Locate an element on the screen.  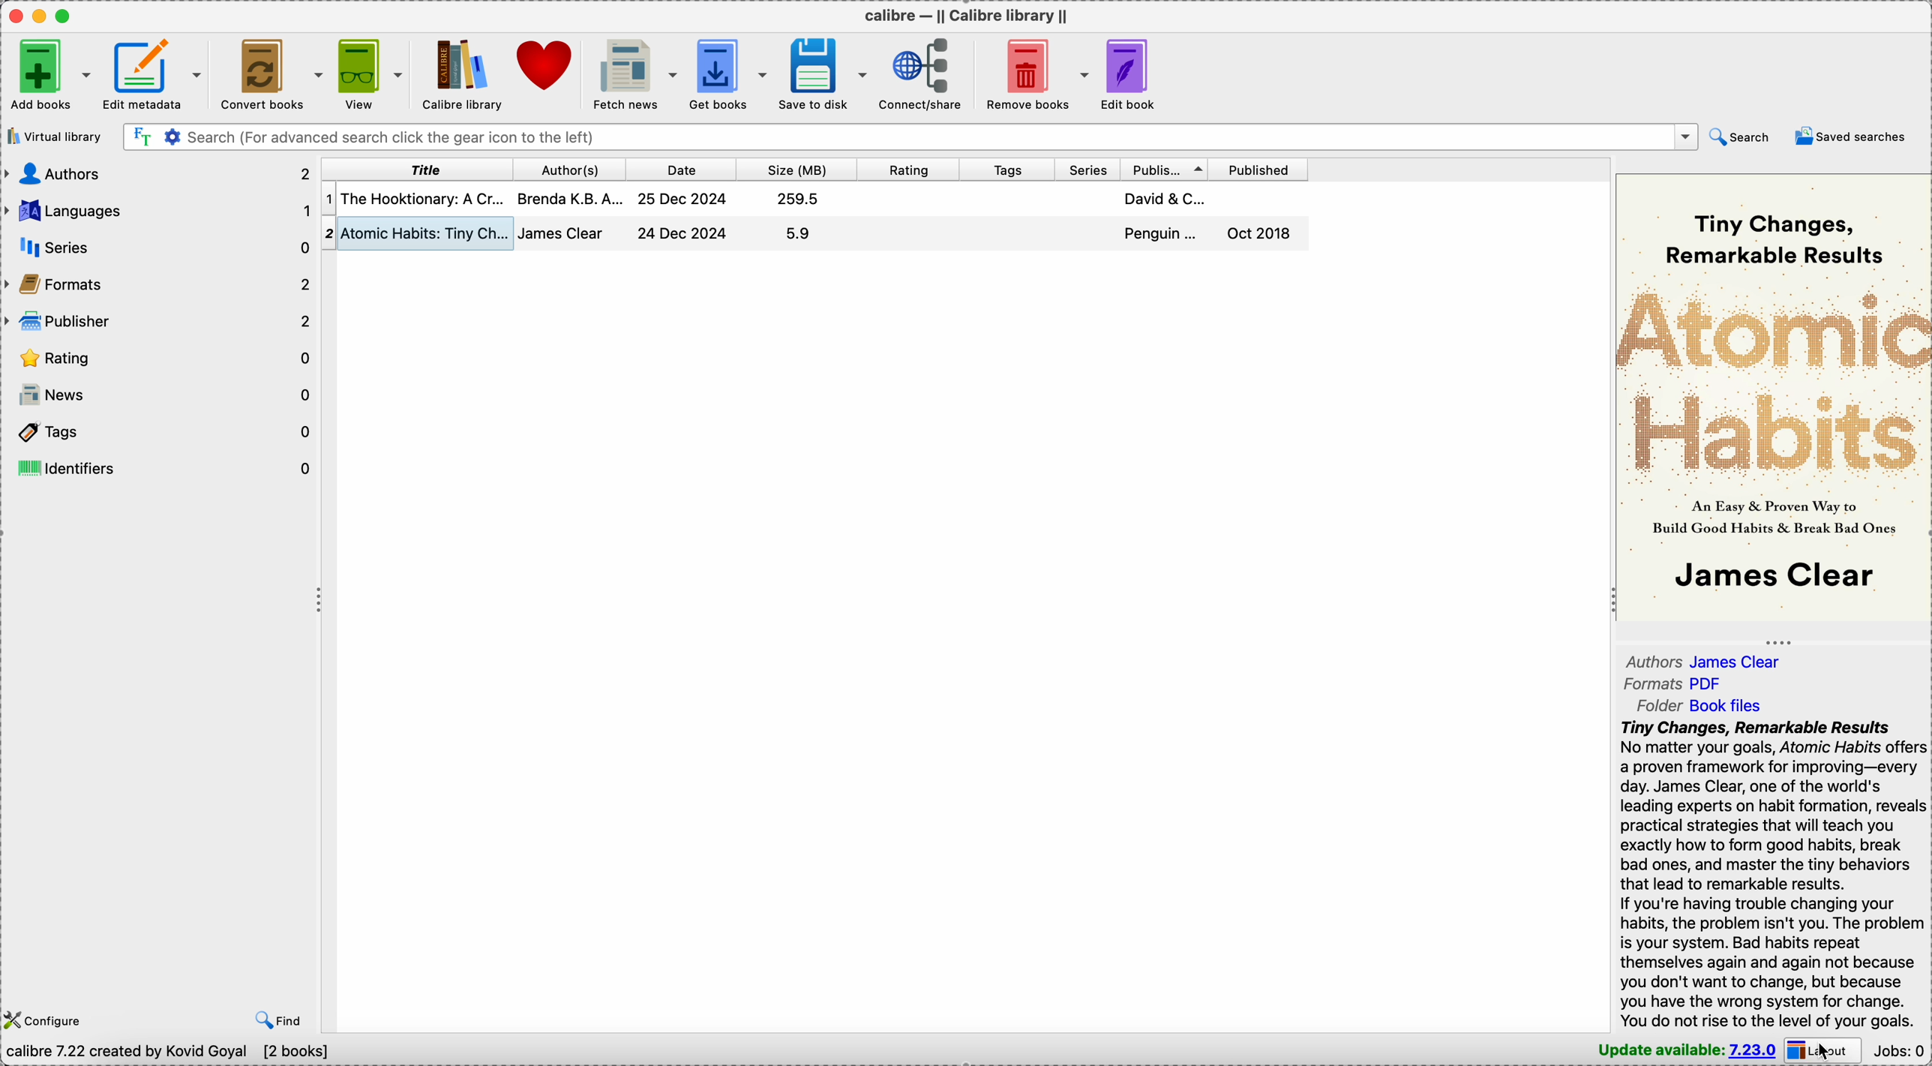
date is located at coordinates (681, 170).